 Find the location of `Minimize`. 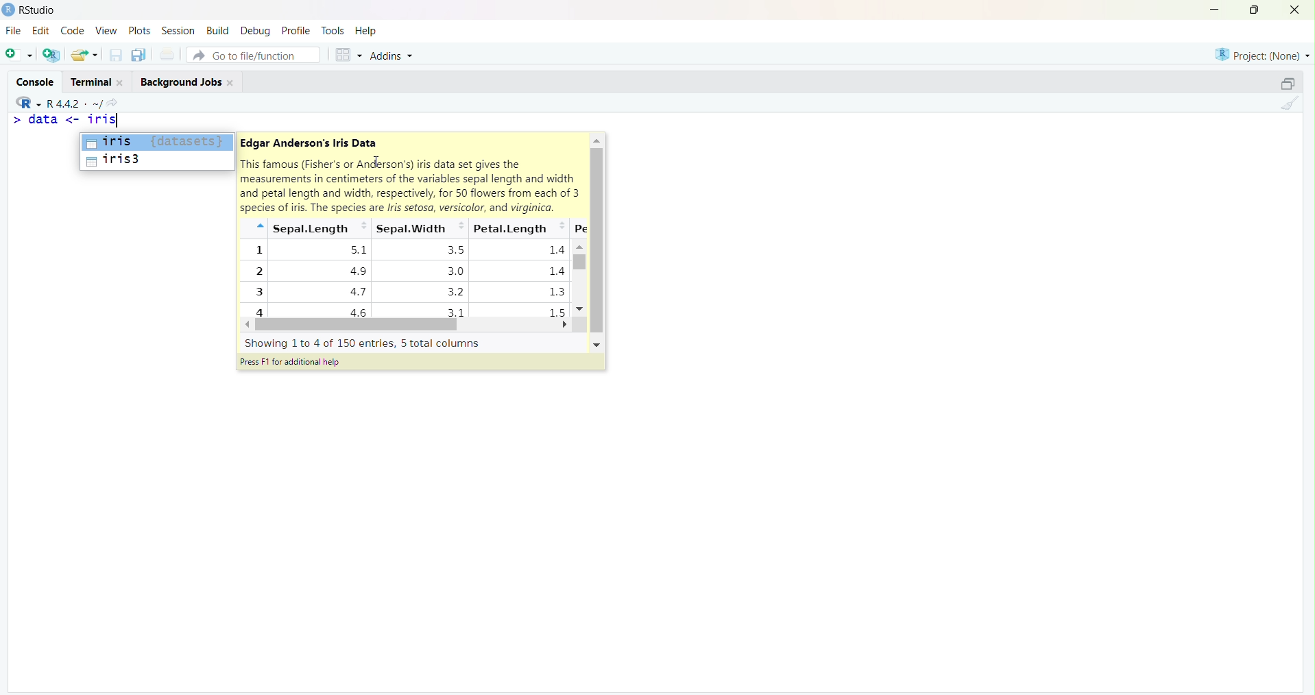

Minimize is located at coordinates (1216, 9).